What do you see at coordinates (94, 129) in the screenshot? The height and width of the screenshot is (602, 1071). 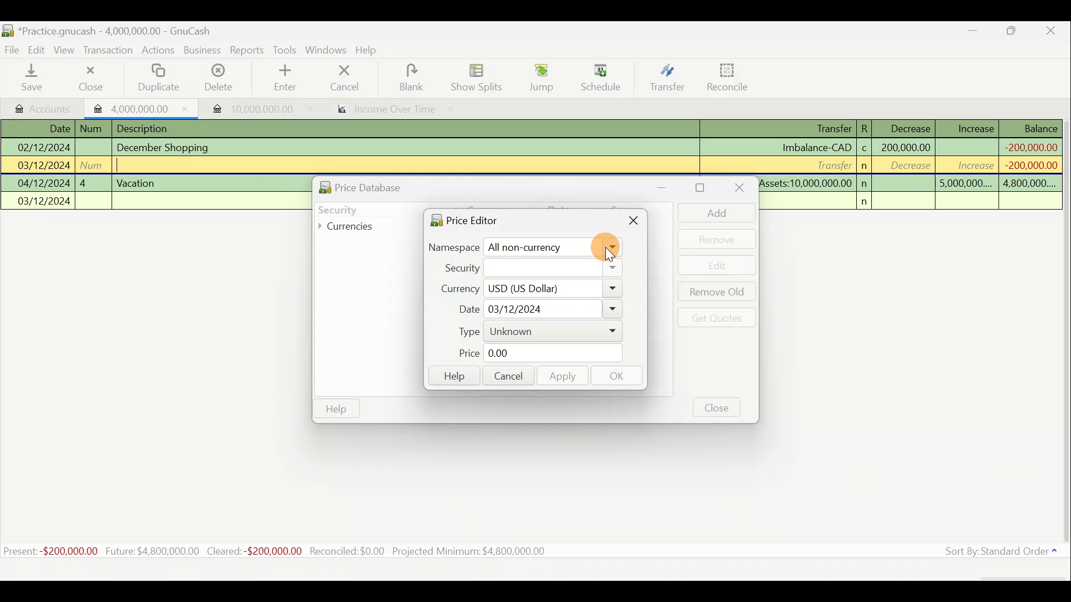 I see `num` at bounding box center [94, 129].